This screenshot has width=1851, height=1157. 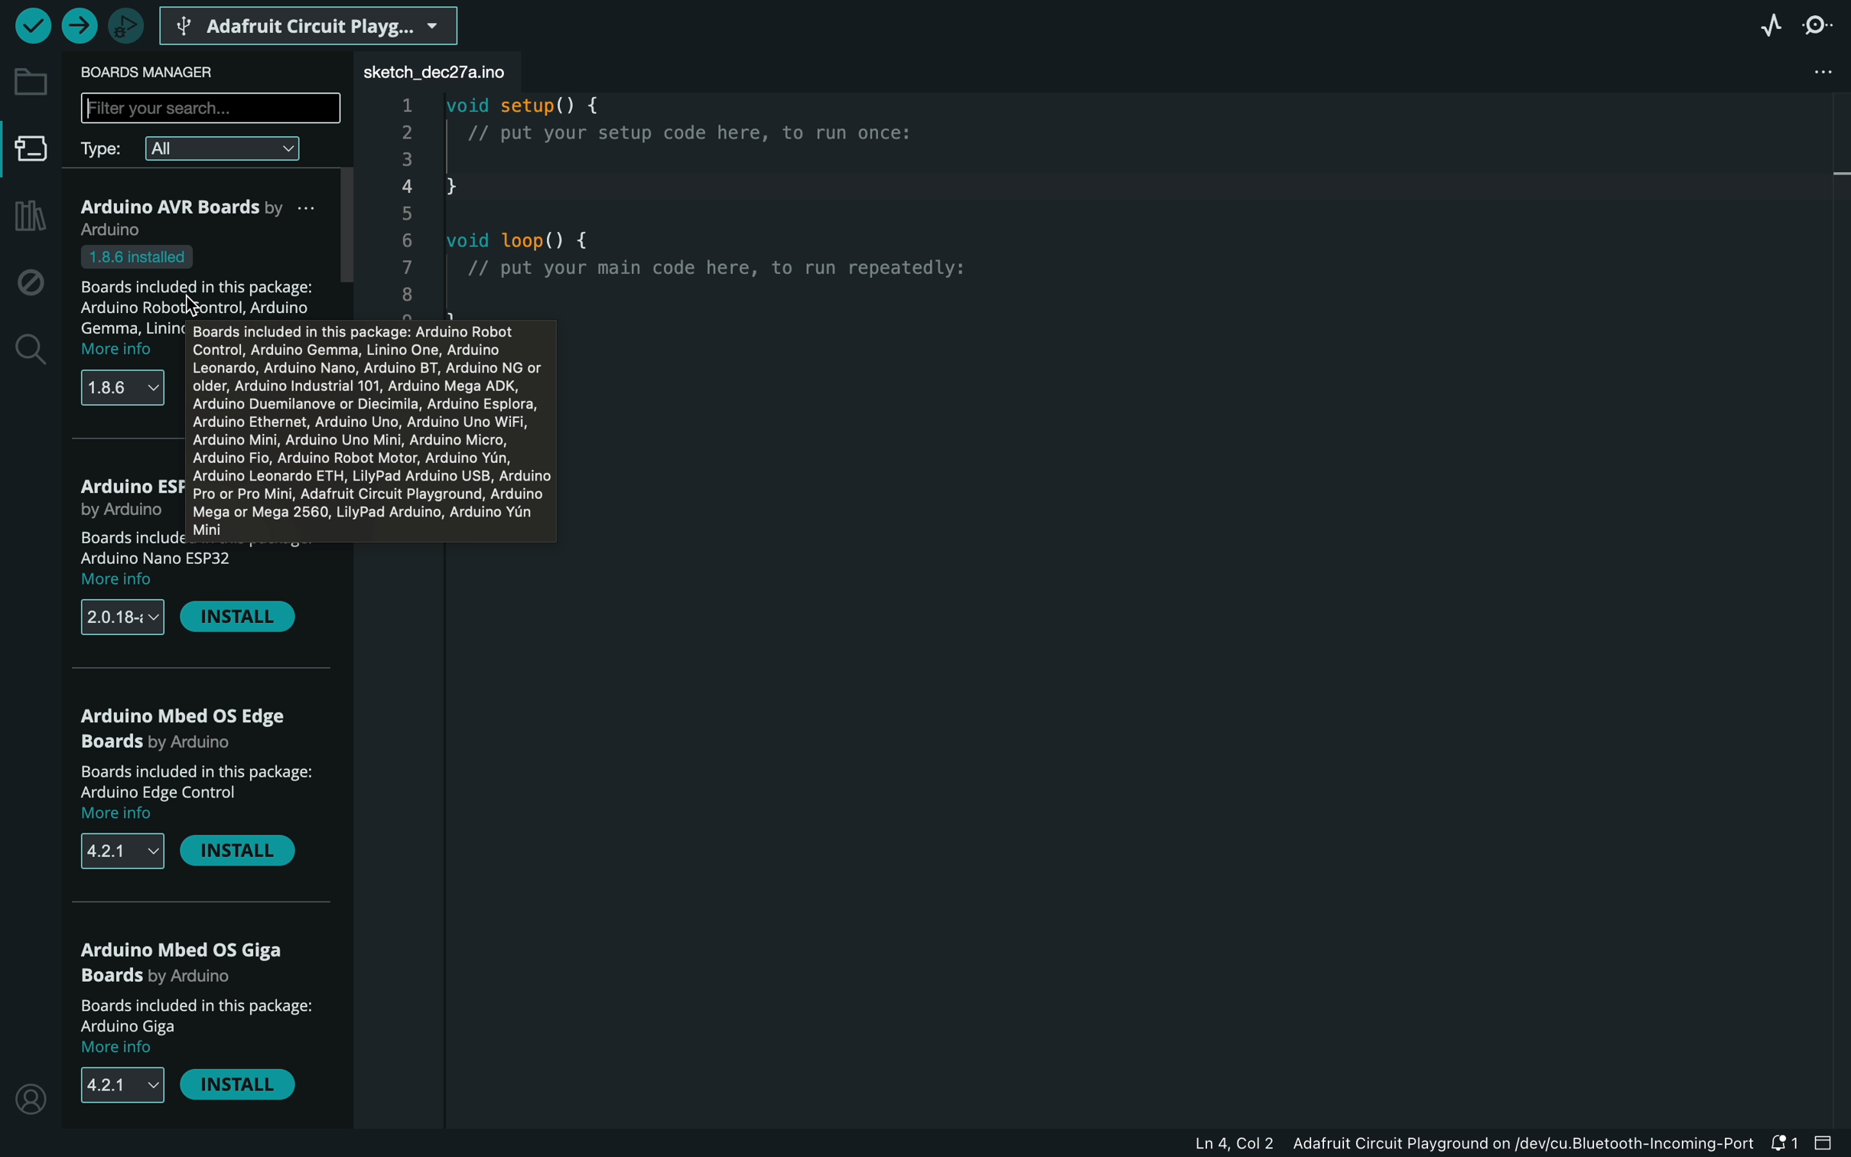 I want to click on install, so click(x=240, y=855).